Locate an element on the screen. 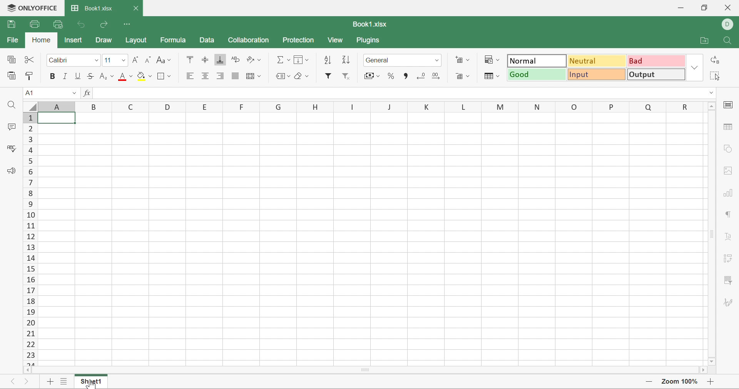 Image resolution: width=739 pixels, height=389 pixels. Cell settings is located at coordinates (729, 106).